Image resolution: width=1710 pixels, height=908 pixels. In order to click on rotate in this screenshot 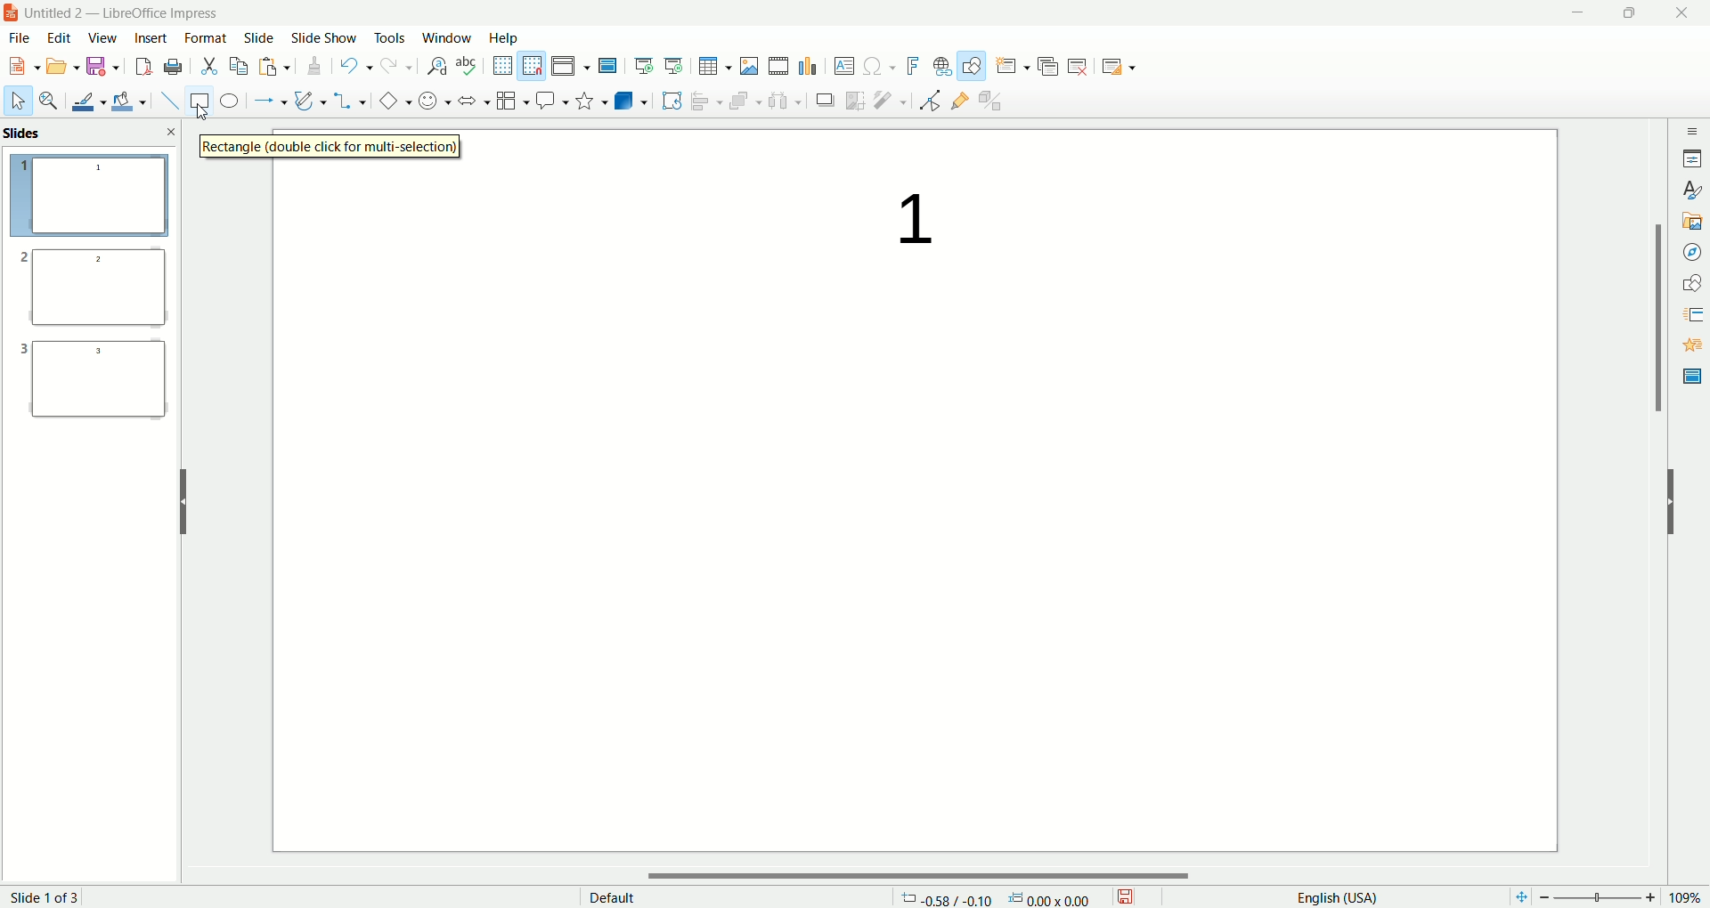, I will do `click(672, 100)`.